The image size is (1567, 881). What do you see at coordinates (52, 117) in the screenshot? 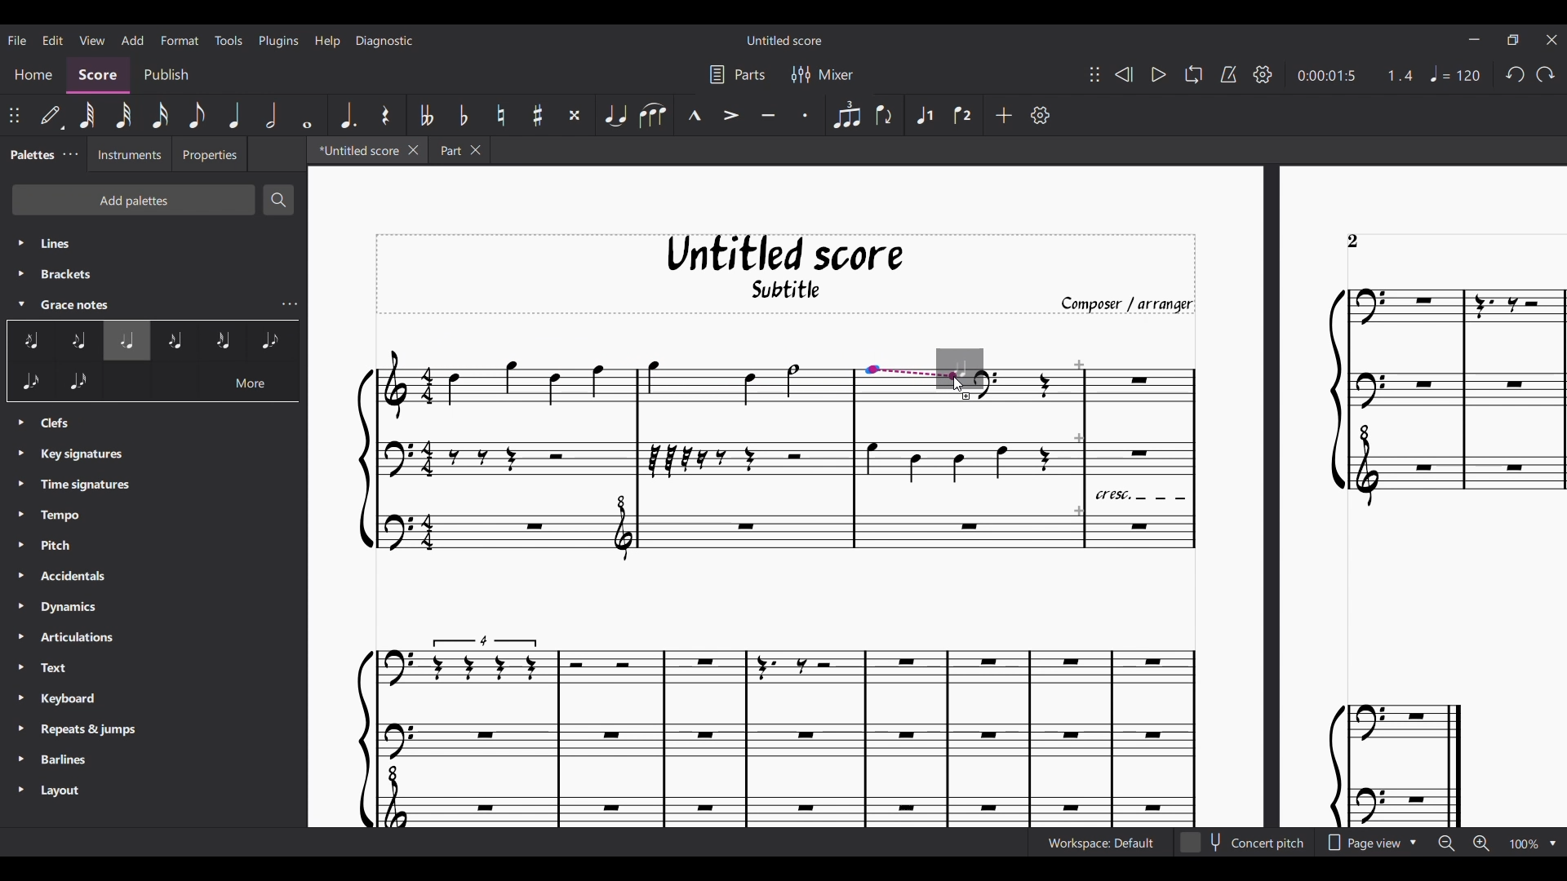
I see `Default` at bounding box center [52, 117].